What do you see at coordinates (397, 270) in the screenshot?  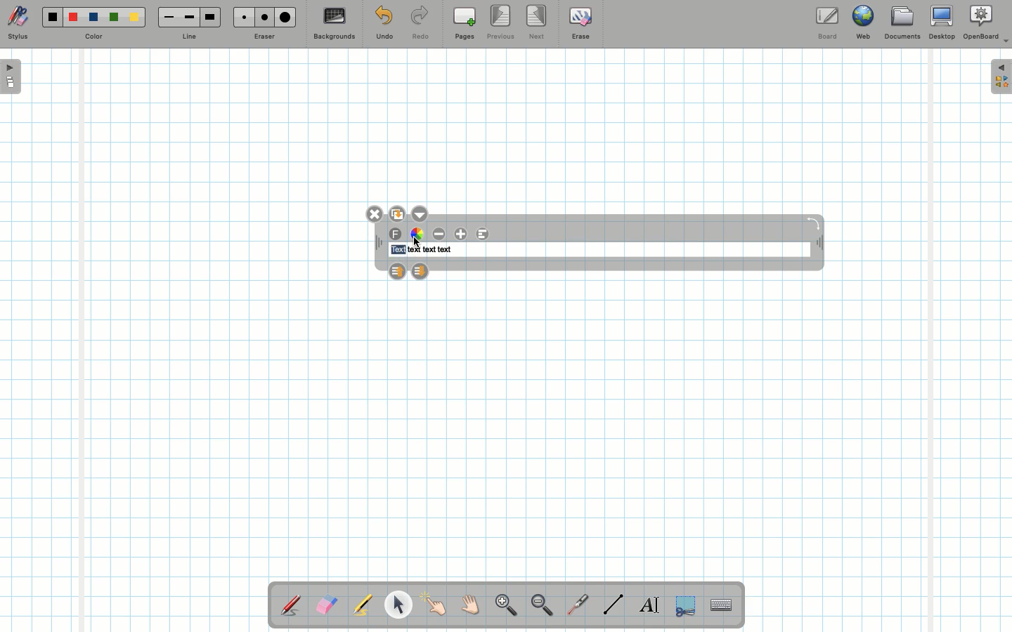 I see `Layer up` at bounding box center [397, 270].